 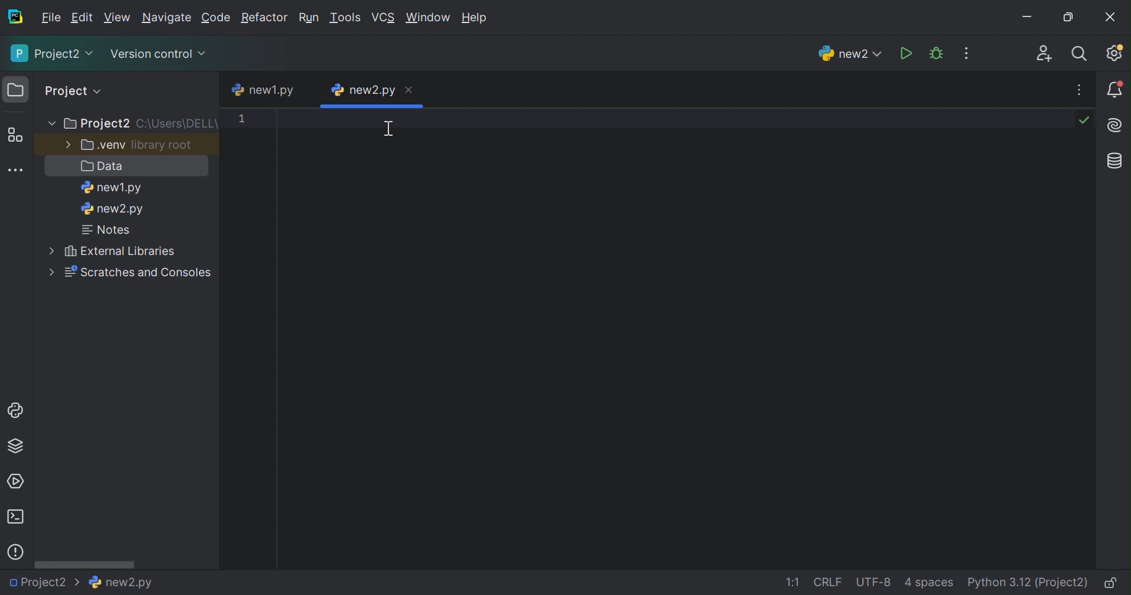 What do you see at coordinates (1044, 54) in the screenshot?
I see `Code with me` at bounding box center [1044, 54].